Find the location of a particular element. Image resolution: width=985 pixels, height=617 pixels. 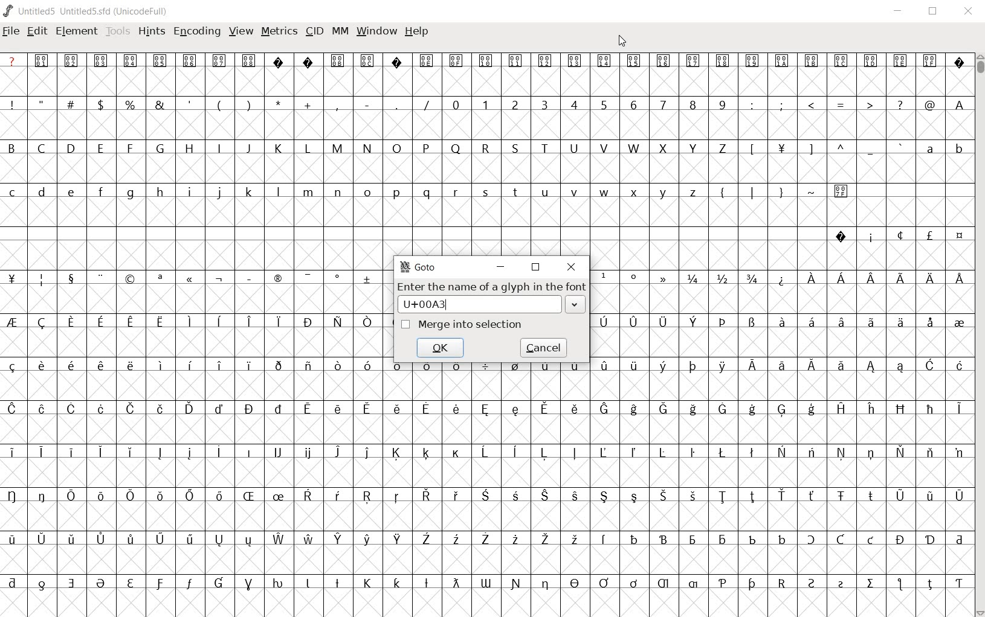

Symbol is located at coordinates (160, 497).